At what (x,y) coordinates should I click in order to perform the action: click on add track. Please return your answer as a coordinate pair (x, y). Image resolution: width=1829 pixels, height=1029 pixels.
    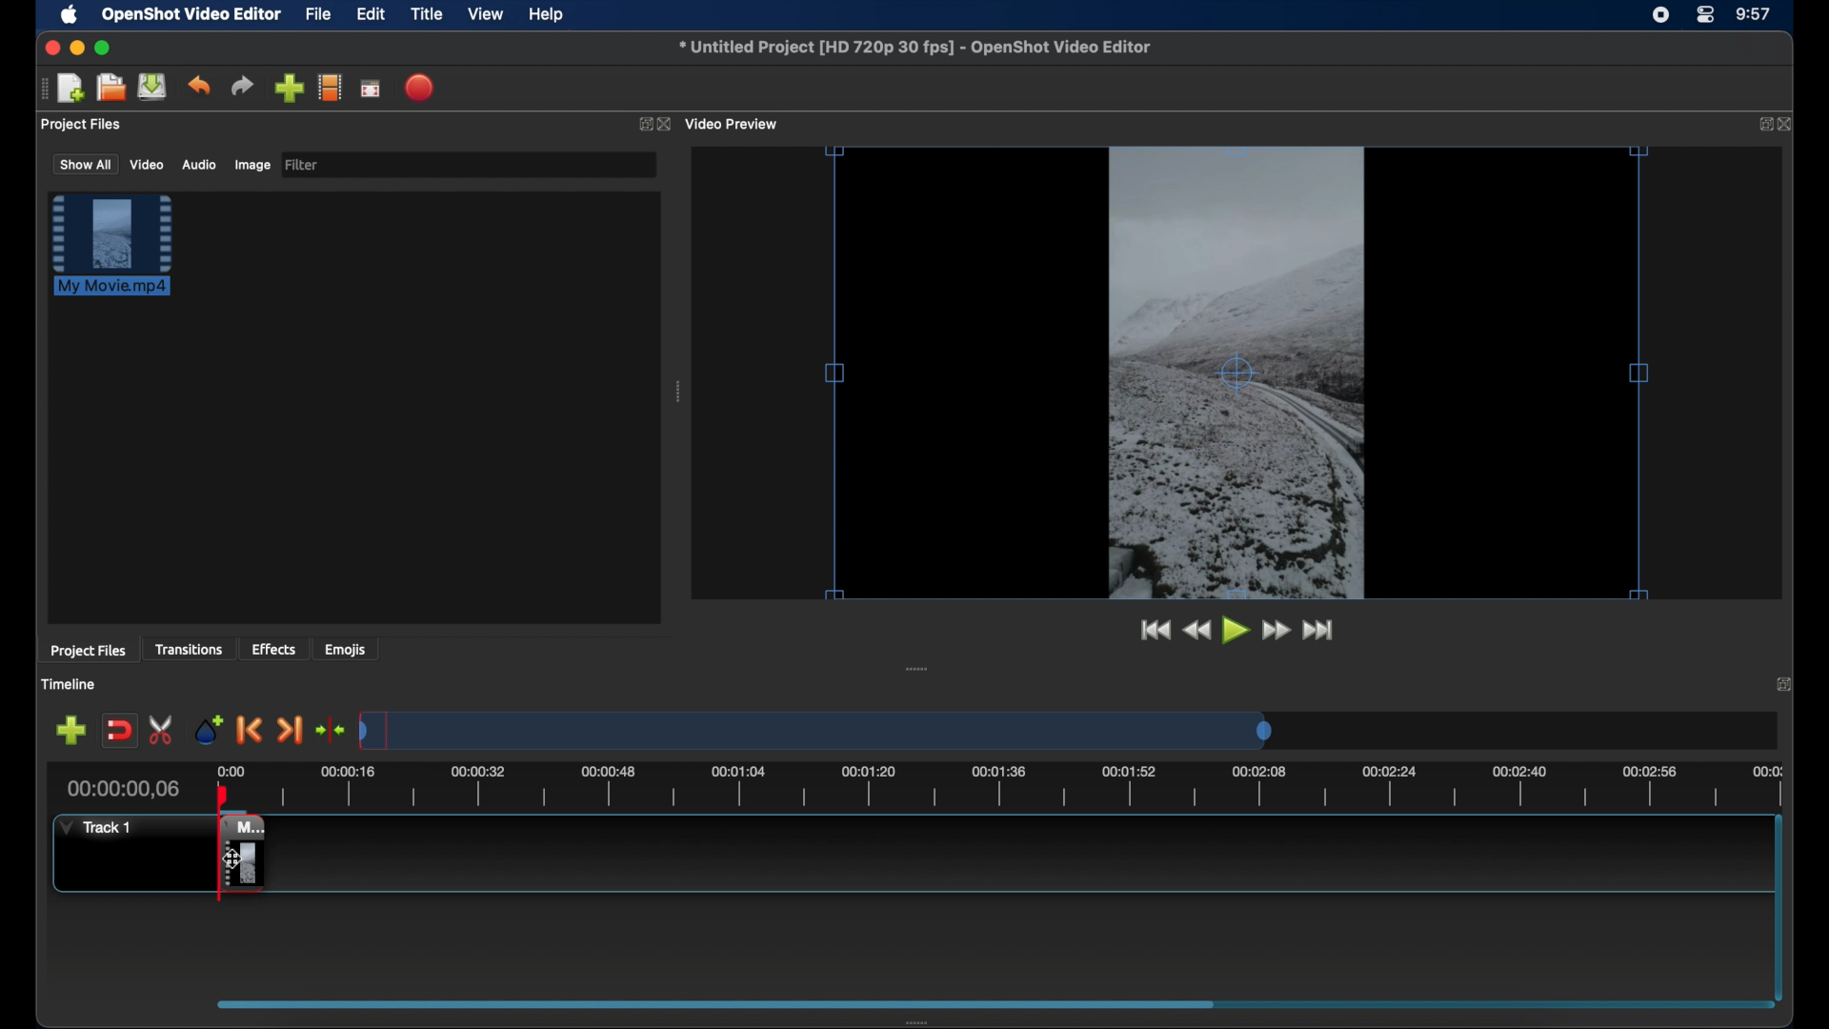
    Looking at the image, I should click on (70, 731).